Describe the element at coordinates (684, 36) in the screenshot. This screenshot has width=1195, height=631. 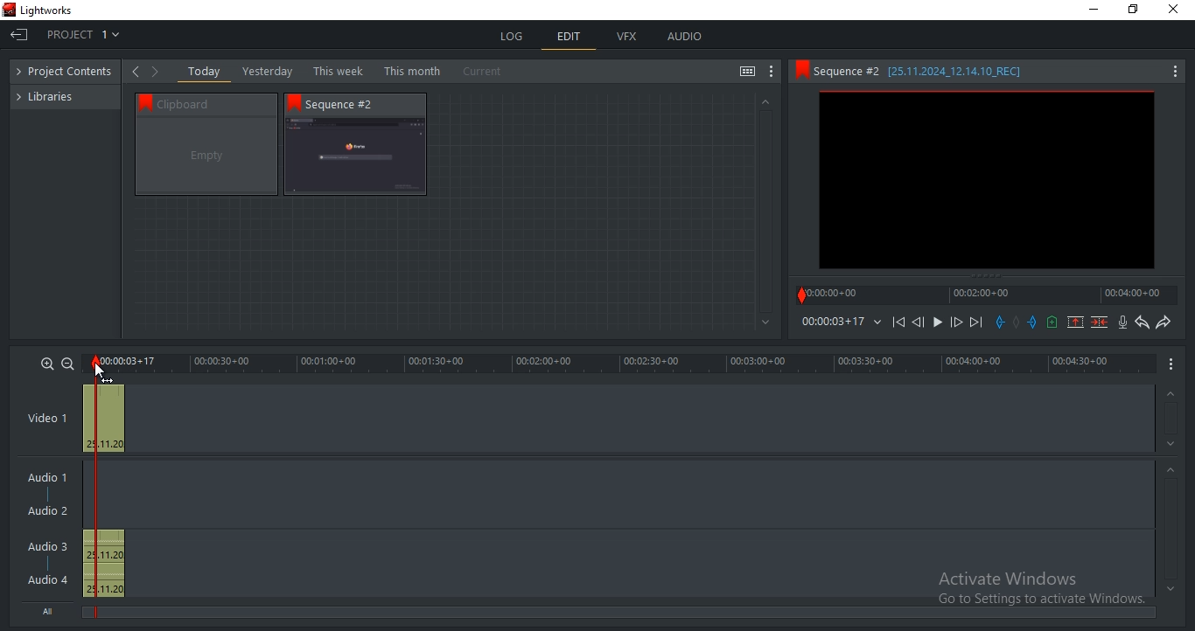
I see `audio` at that location.